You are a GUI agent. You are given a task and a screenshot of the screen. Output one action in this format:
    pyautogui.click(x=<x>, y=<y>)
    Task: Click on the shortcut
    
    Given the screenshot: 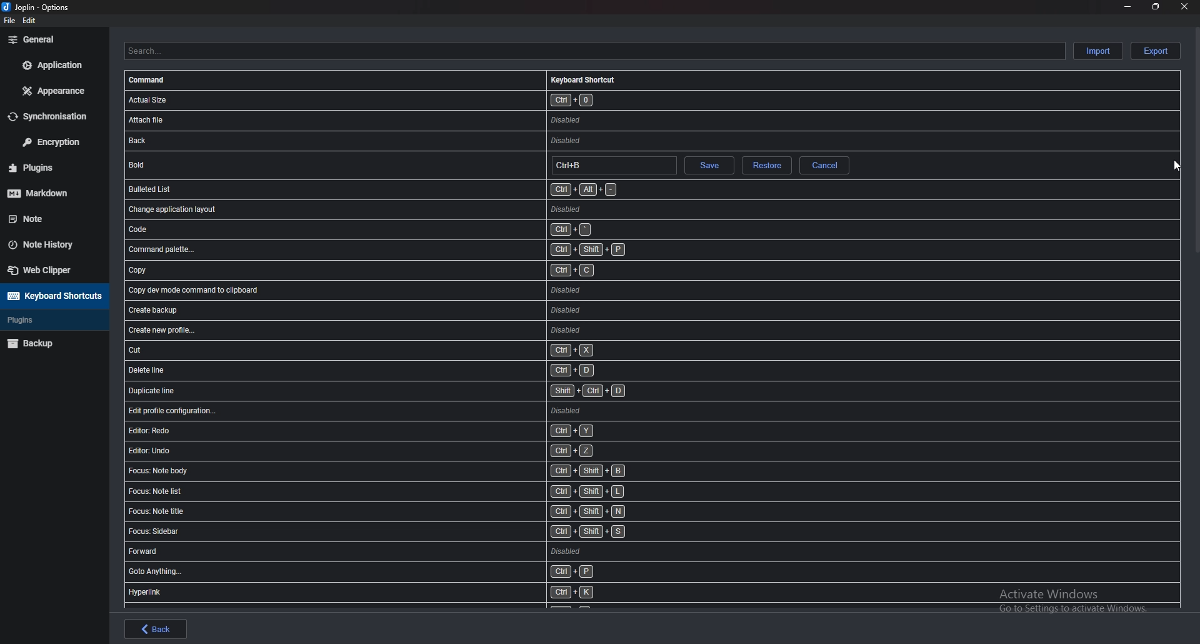 What is the action you would take?
    pyautogui.click(x=410, y=431)
    